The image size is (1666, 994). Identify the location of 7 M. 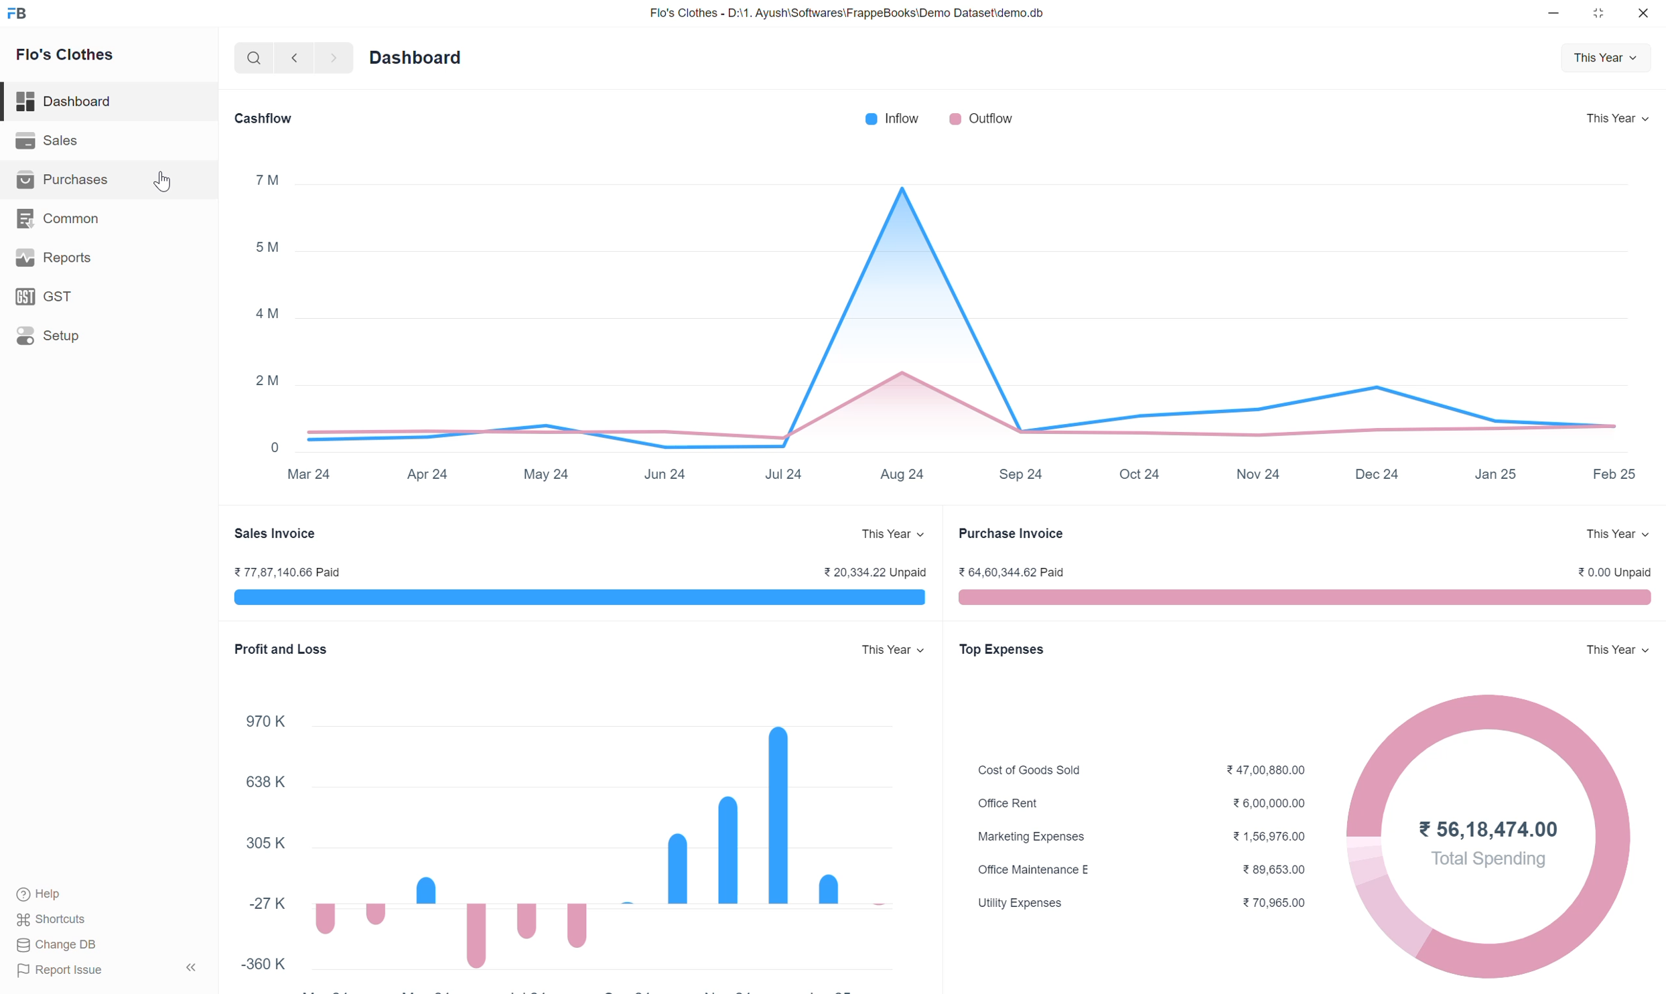
(266, 180).